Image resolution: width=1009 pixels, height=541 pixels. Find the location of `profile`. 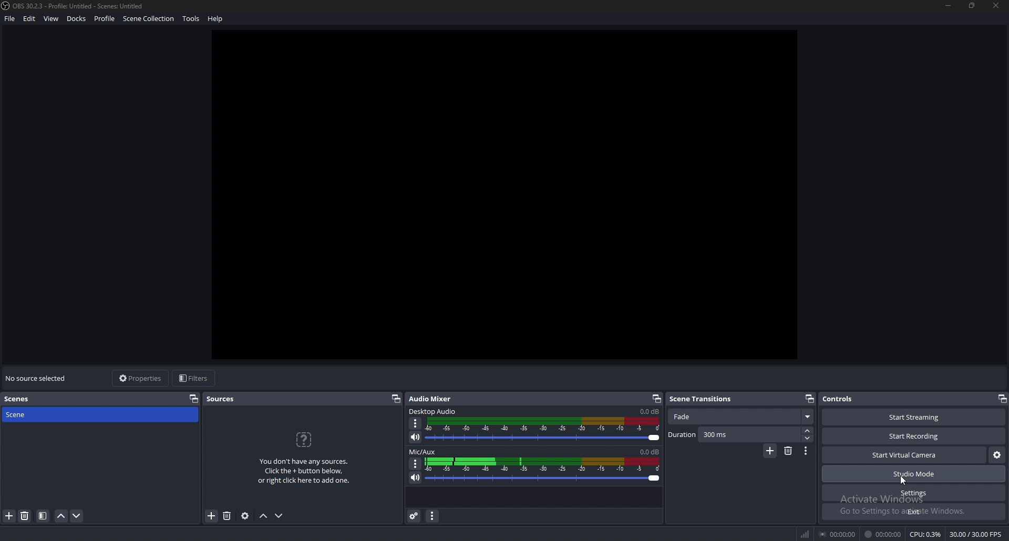

profile is located at coordinates (106, 18).